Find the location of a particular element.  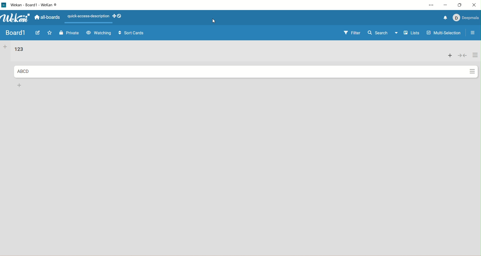

wekan-wekan is located at coordinates (34, 5).